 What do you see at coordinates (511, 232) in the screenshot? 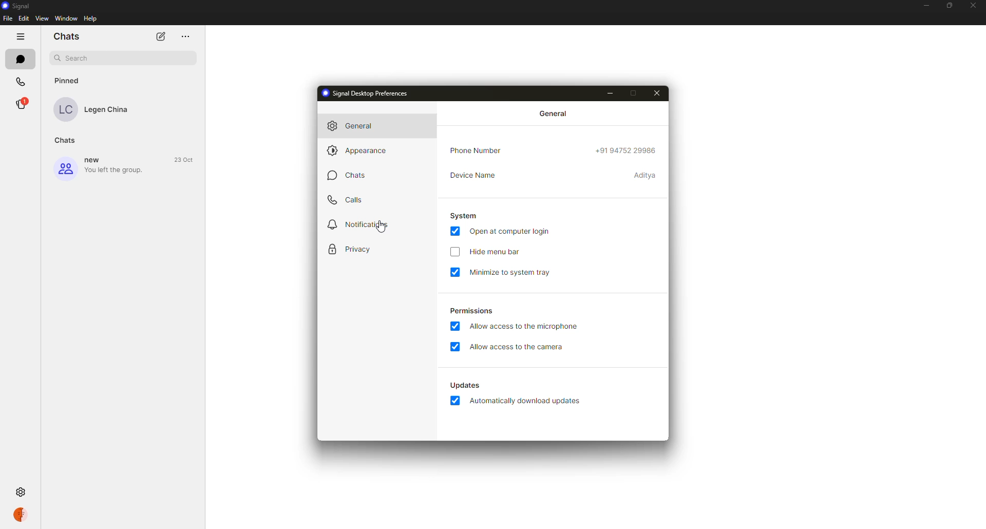
I see `open at computer login` at bounding box center [511, 232].